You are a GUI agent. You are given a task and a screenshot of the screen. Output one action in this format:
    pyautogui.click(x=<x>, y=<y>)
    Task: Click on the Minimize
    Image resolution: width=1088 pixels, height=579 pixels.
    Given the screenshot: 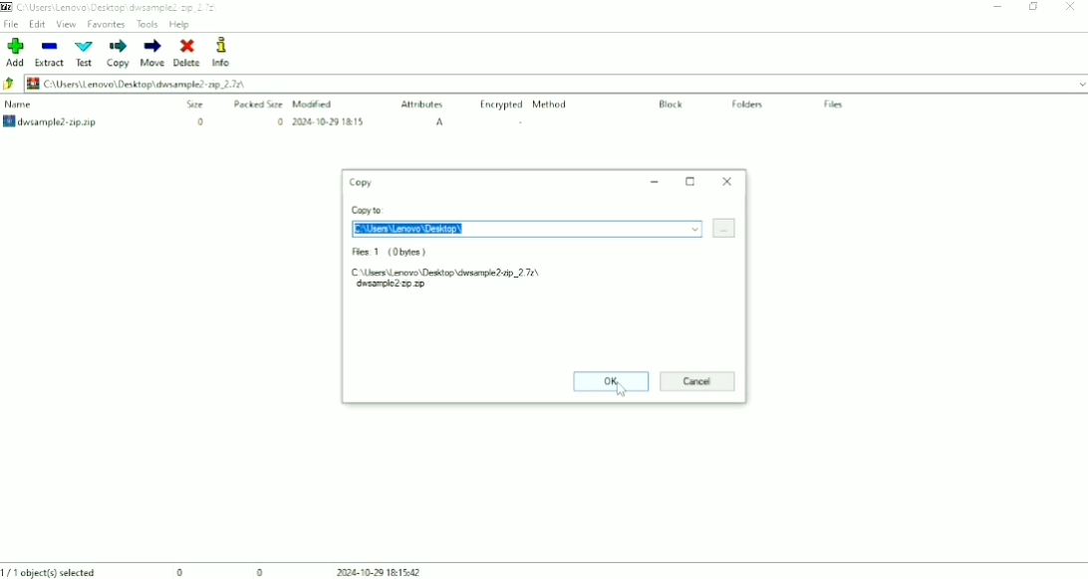 What is the action you would take?
    pyautogui.click(x=999, y=6)
    